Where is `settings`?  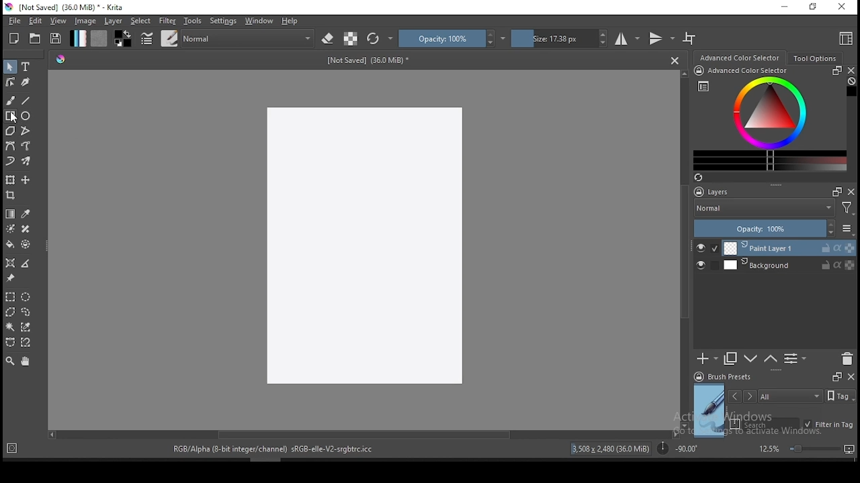 settings is located at coordinates (223, 21).